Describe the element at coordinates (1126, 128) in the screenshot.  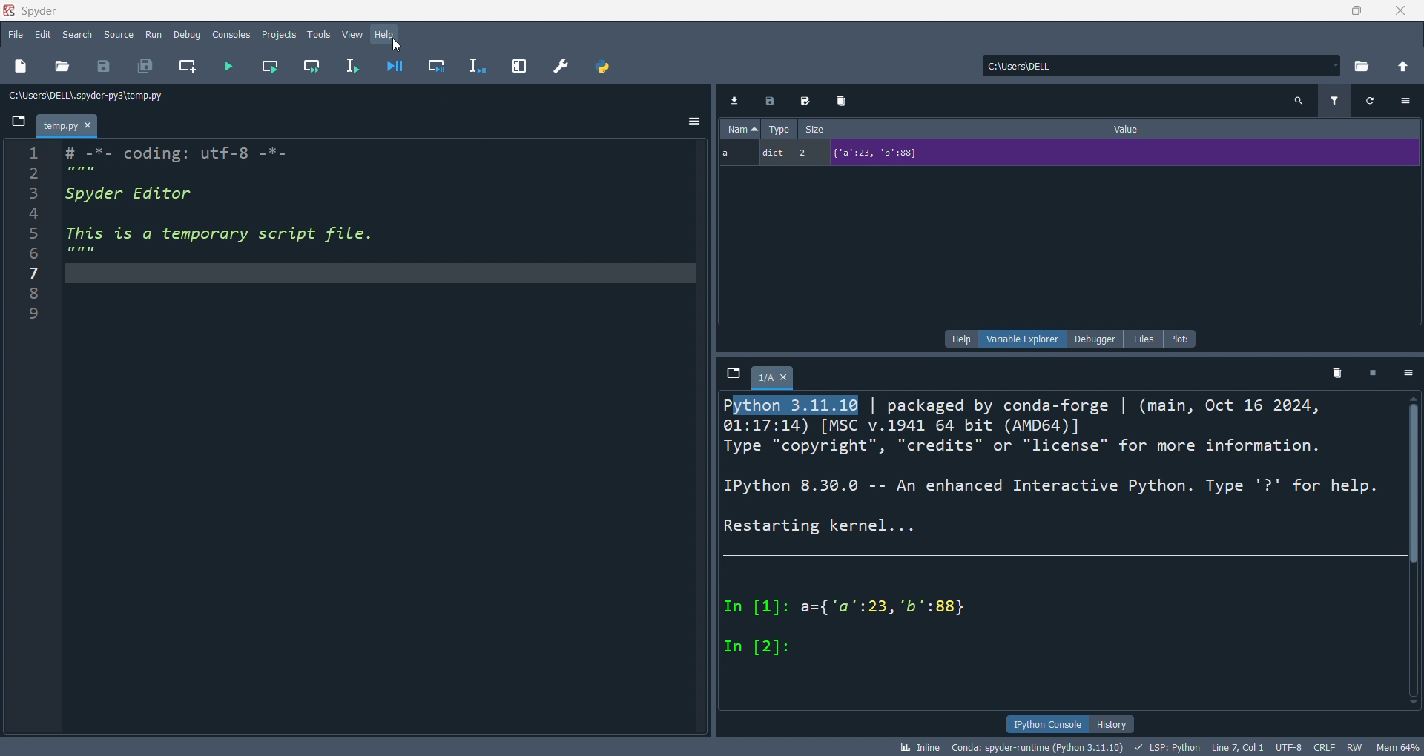
I see `Value` at that location.